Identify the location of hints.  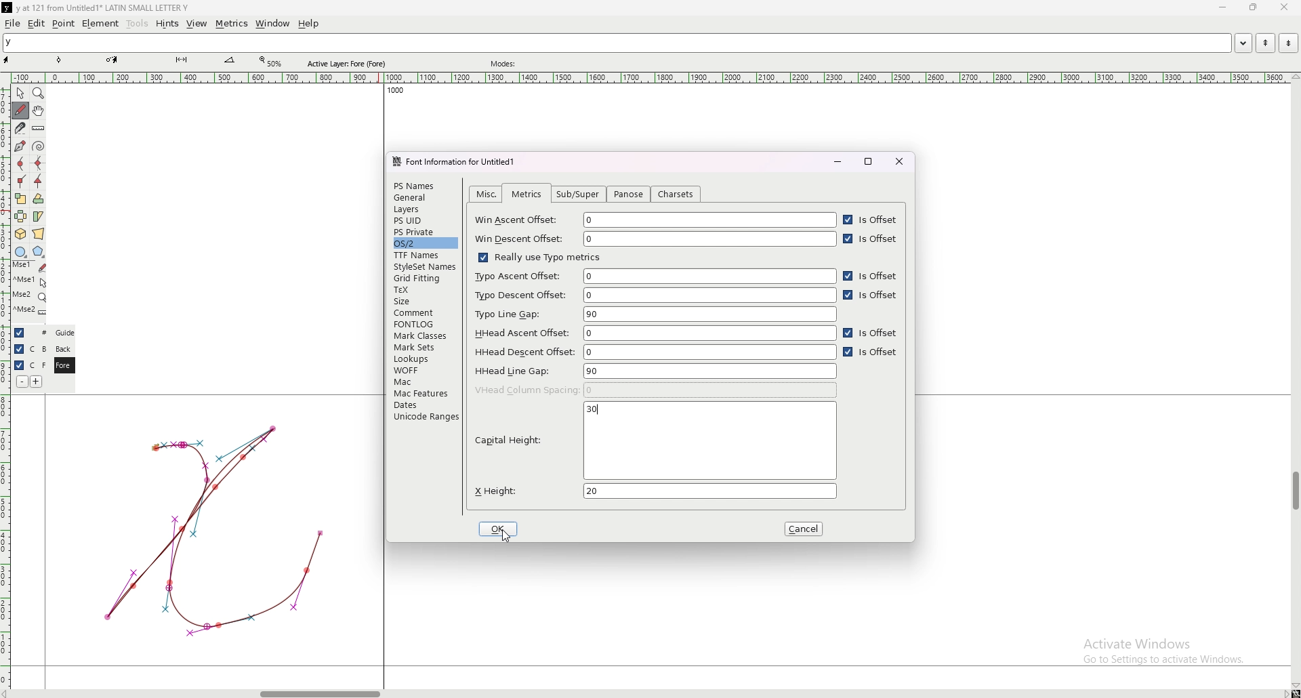
(166, 24).